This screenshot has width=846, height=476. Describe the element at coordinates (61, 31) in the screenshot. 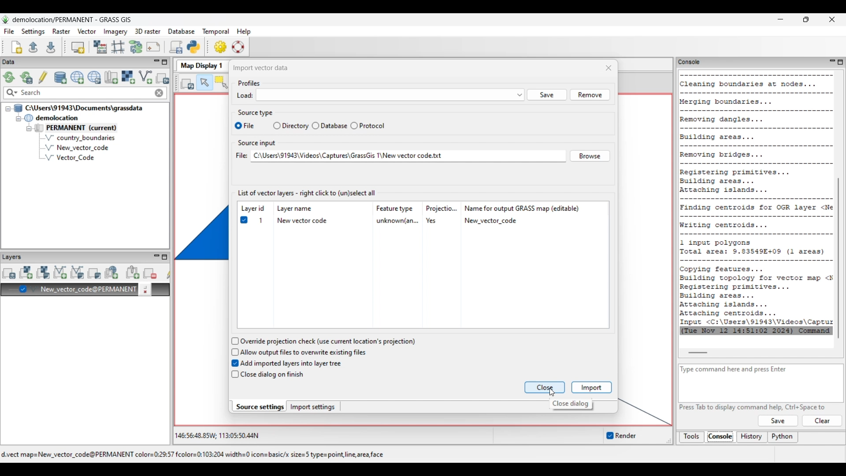

I see `Raster menu` at that location.